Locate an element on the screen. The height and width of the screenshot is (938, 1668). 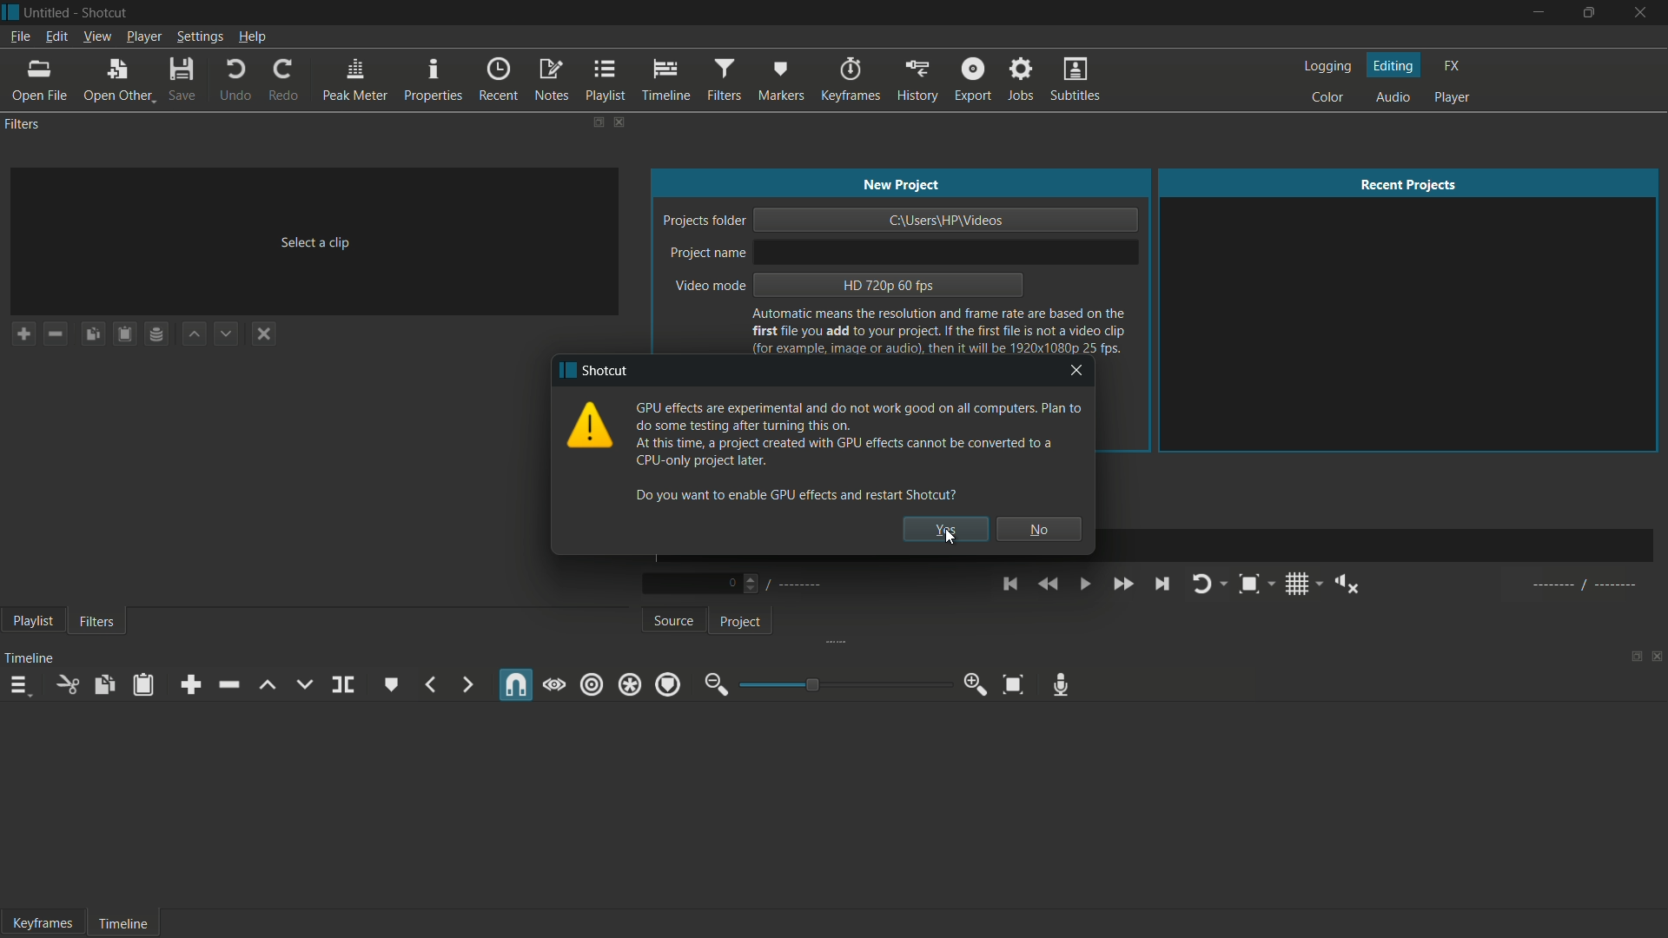
create or edit marker is located at coordinates (388, 684).